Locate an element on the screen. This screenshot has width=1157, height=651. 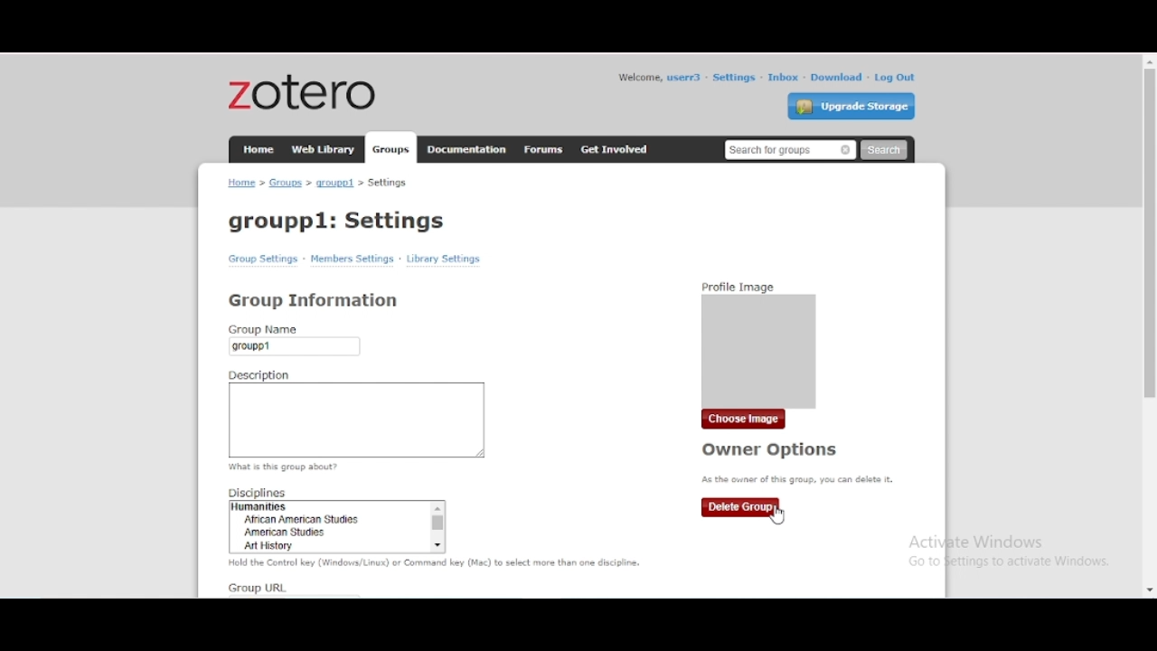
choose image is located at coordinates (743, 420).